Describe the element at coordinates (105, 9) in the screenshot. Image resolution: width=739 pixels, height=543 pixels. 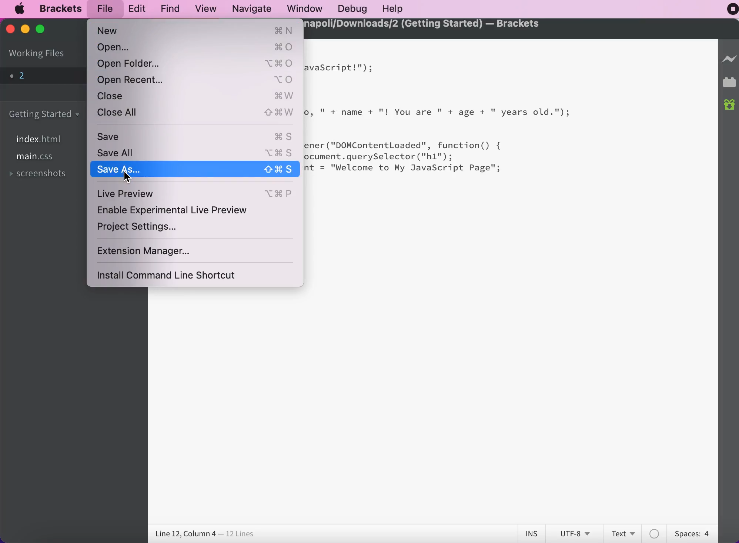
I see `file` at that location.